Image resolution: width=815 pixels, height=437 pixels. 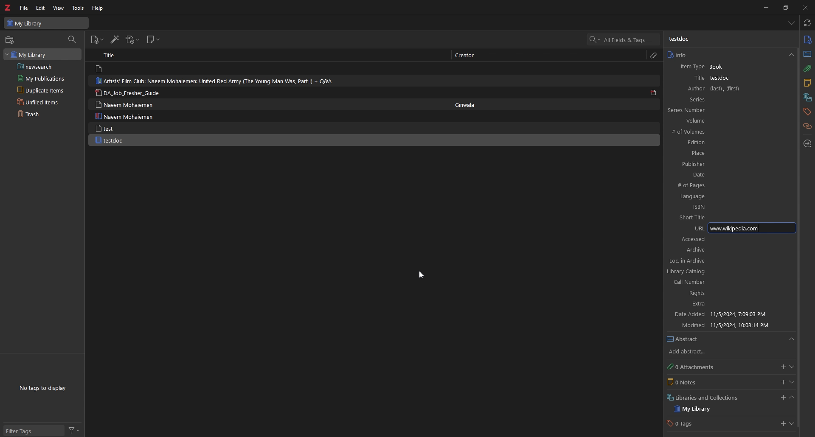 I want to click on libraries and collection, so click(x=807, y=97).